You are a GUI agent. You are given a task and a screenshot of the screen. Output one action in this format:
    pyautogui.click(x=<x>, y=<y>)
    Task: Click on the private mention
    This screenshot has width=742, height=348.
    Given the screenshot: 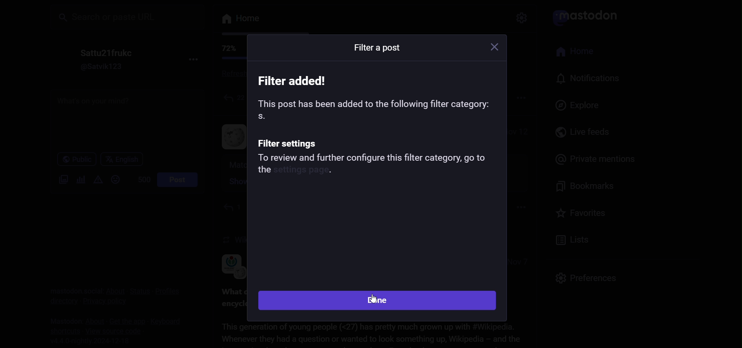 What is the action you would take?
    pyautogui.click(x=590, y=158)
    